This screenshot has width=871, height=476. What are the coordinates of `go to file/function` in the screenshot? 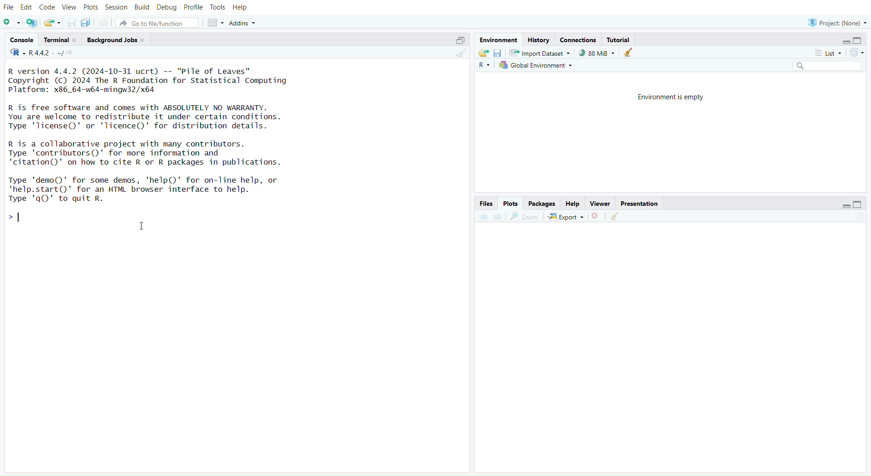 It's located at (157, 23).